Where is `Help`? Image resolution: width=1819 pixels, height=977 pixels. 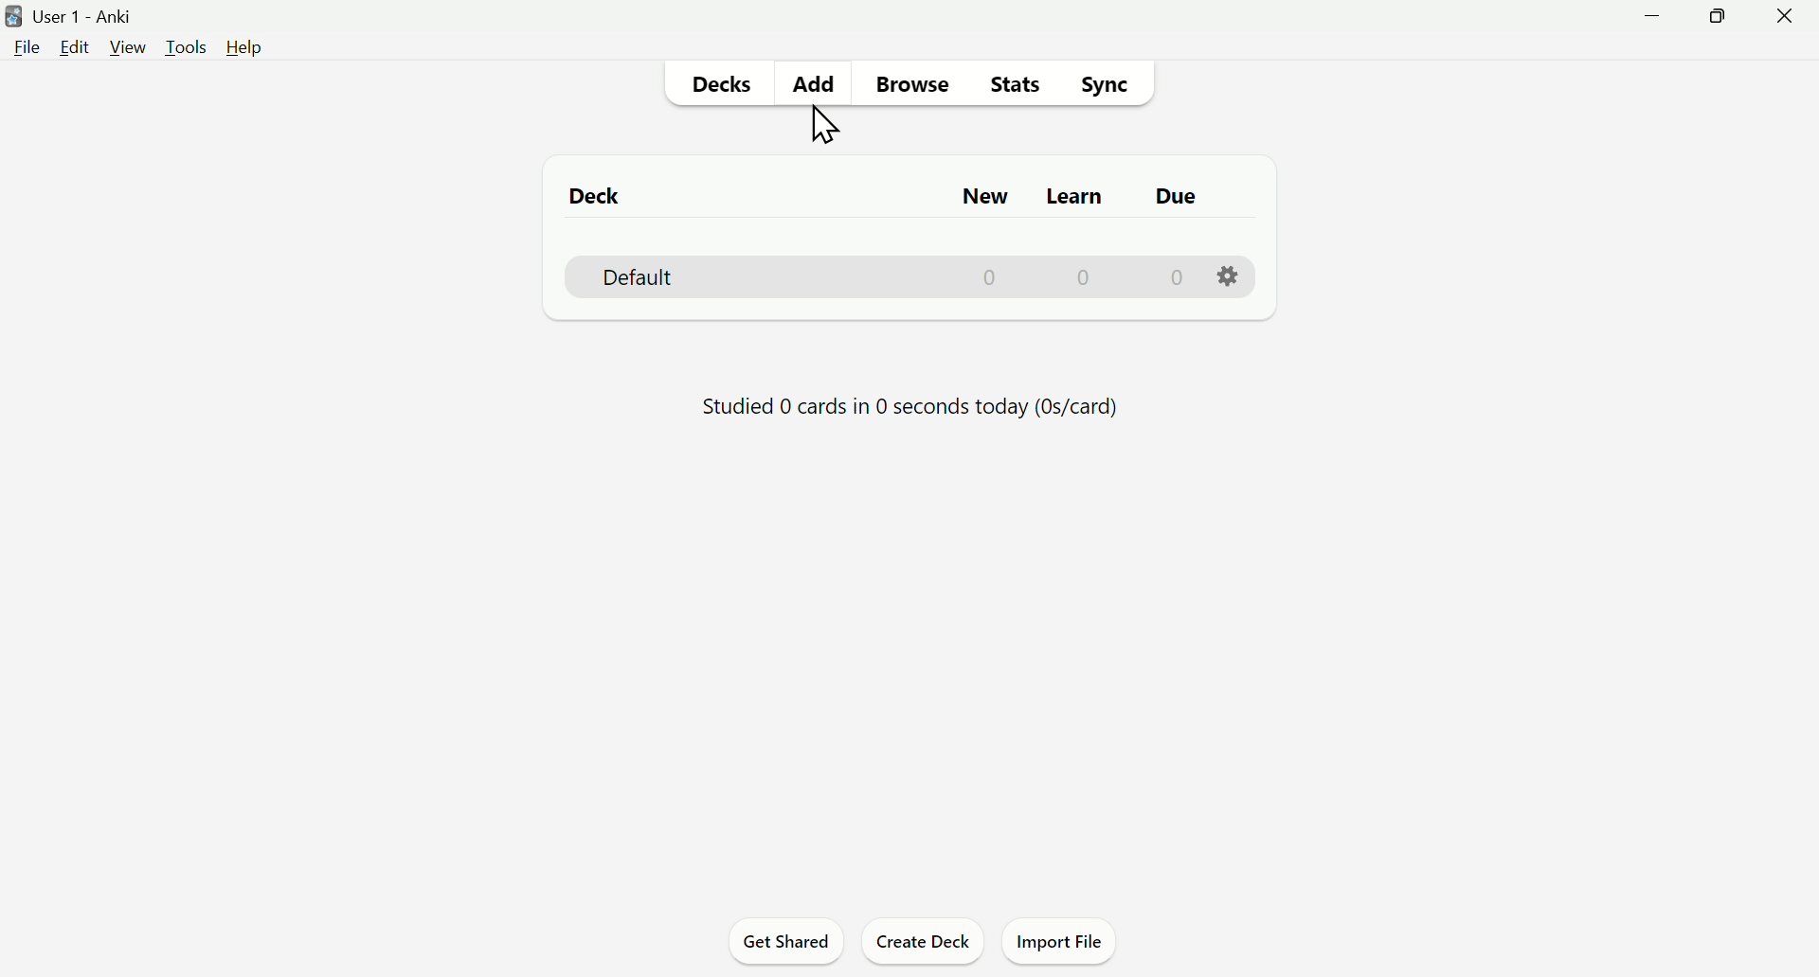 Help is located at coordinates (244, 48).